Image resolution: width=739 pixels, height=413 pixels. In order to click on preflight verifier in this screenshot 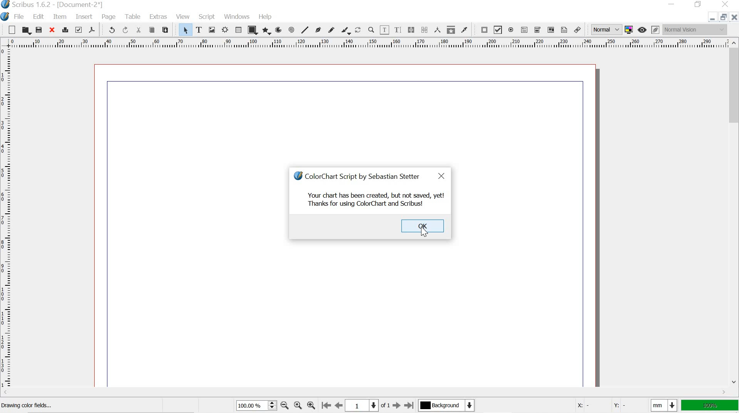, I will do `click(79, 30)`.